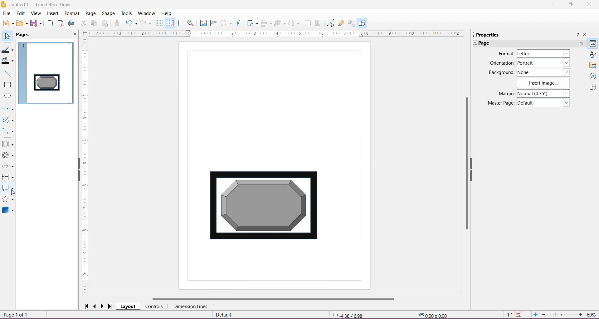 This screenshot has height=319, width=599. What do you see at coordinates (581, 44) in the screenshot?
I see `More Options` at bounding box center [581, 44].